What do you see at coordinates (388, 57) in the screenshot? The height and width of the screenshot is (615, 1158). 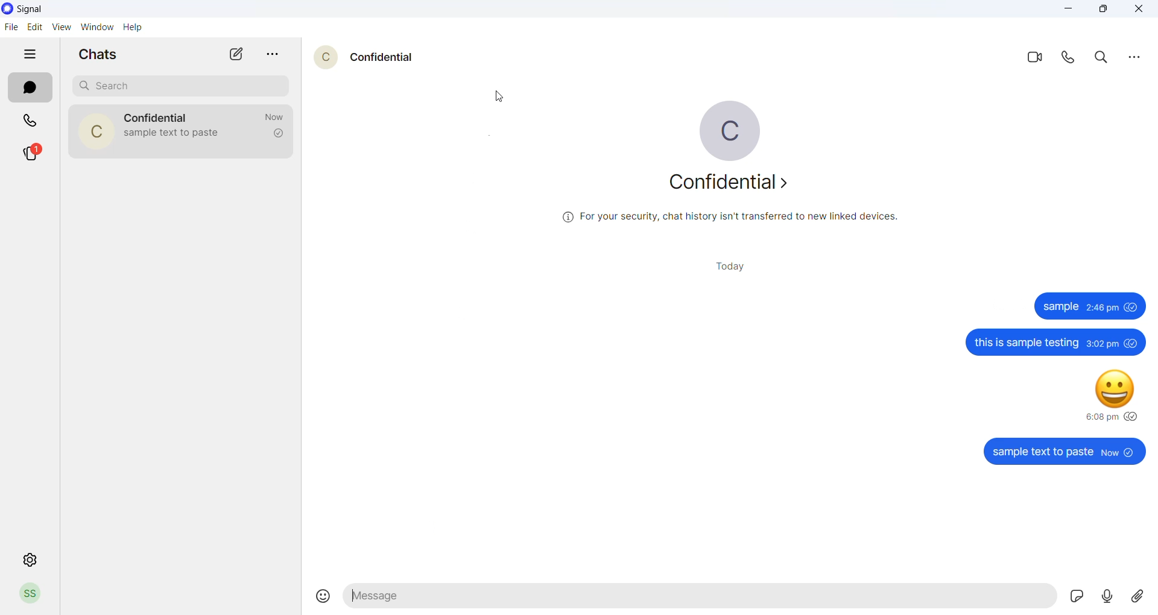 I see `contact name` at bounding box center [388, 57].